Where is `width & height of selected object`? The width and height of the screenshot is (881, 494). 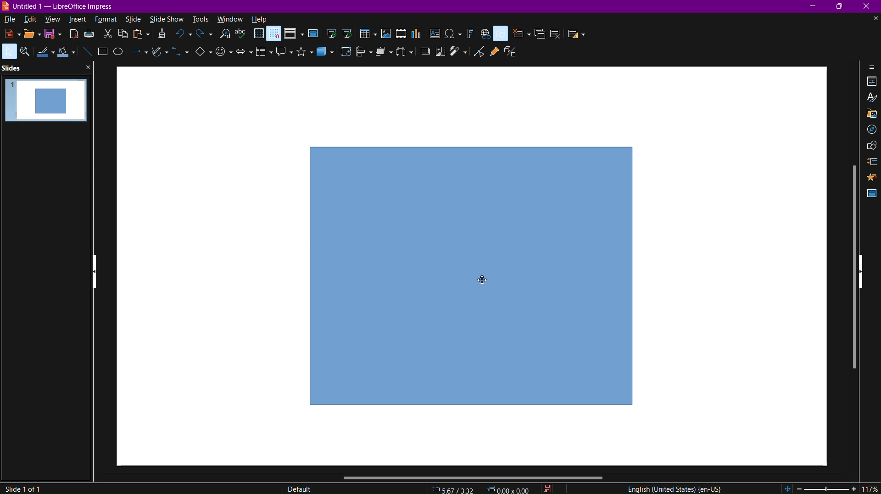
width & height of selected object is located at coordinates (509, 489).